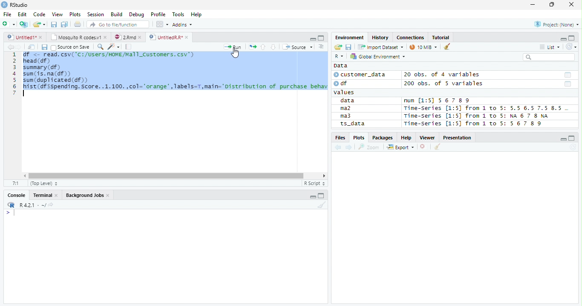 This screenshot has width=582, height=306. I want to click on History, so click(381, 38).